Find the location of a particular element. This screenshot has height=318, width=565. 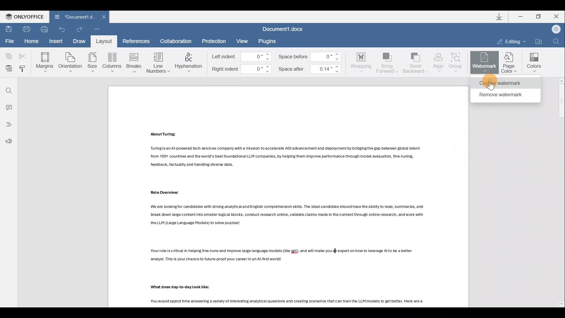

Account name is located at coordinates (556, 29).